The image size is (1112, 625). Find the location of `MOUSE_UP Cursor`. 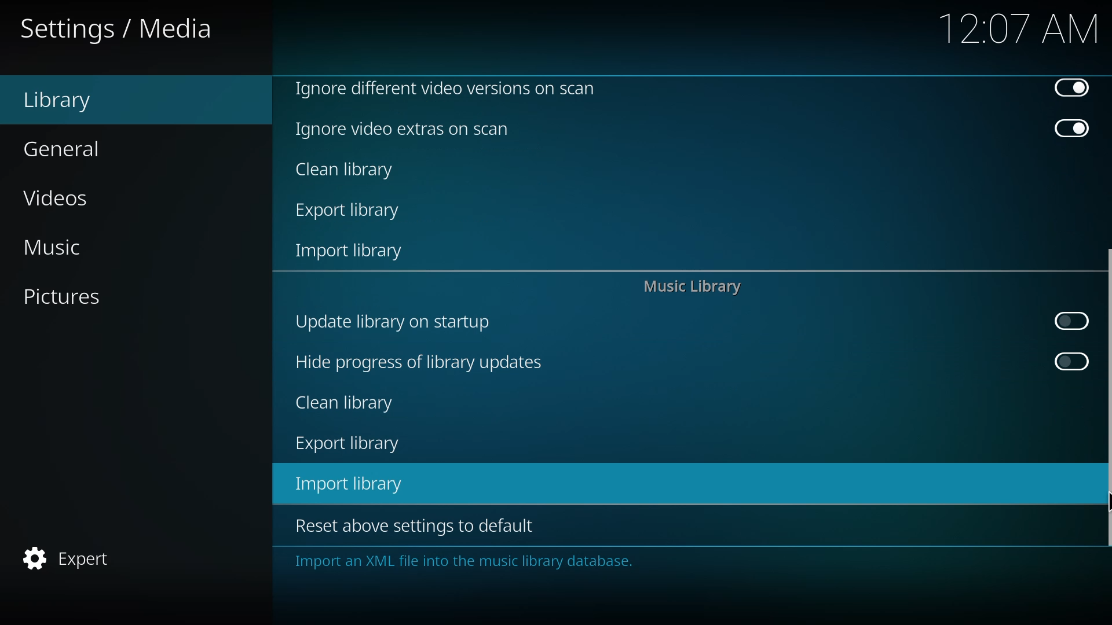

MOUSE_UP Cursor is located at coordinates (1106, 497).